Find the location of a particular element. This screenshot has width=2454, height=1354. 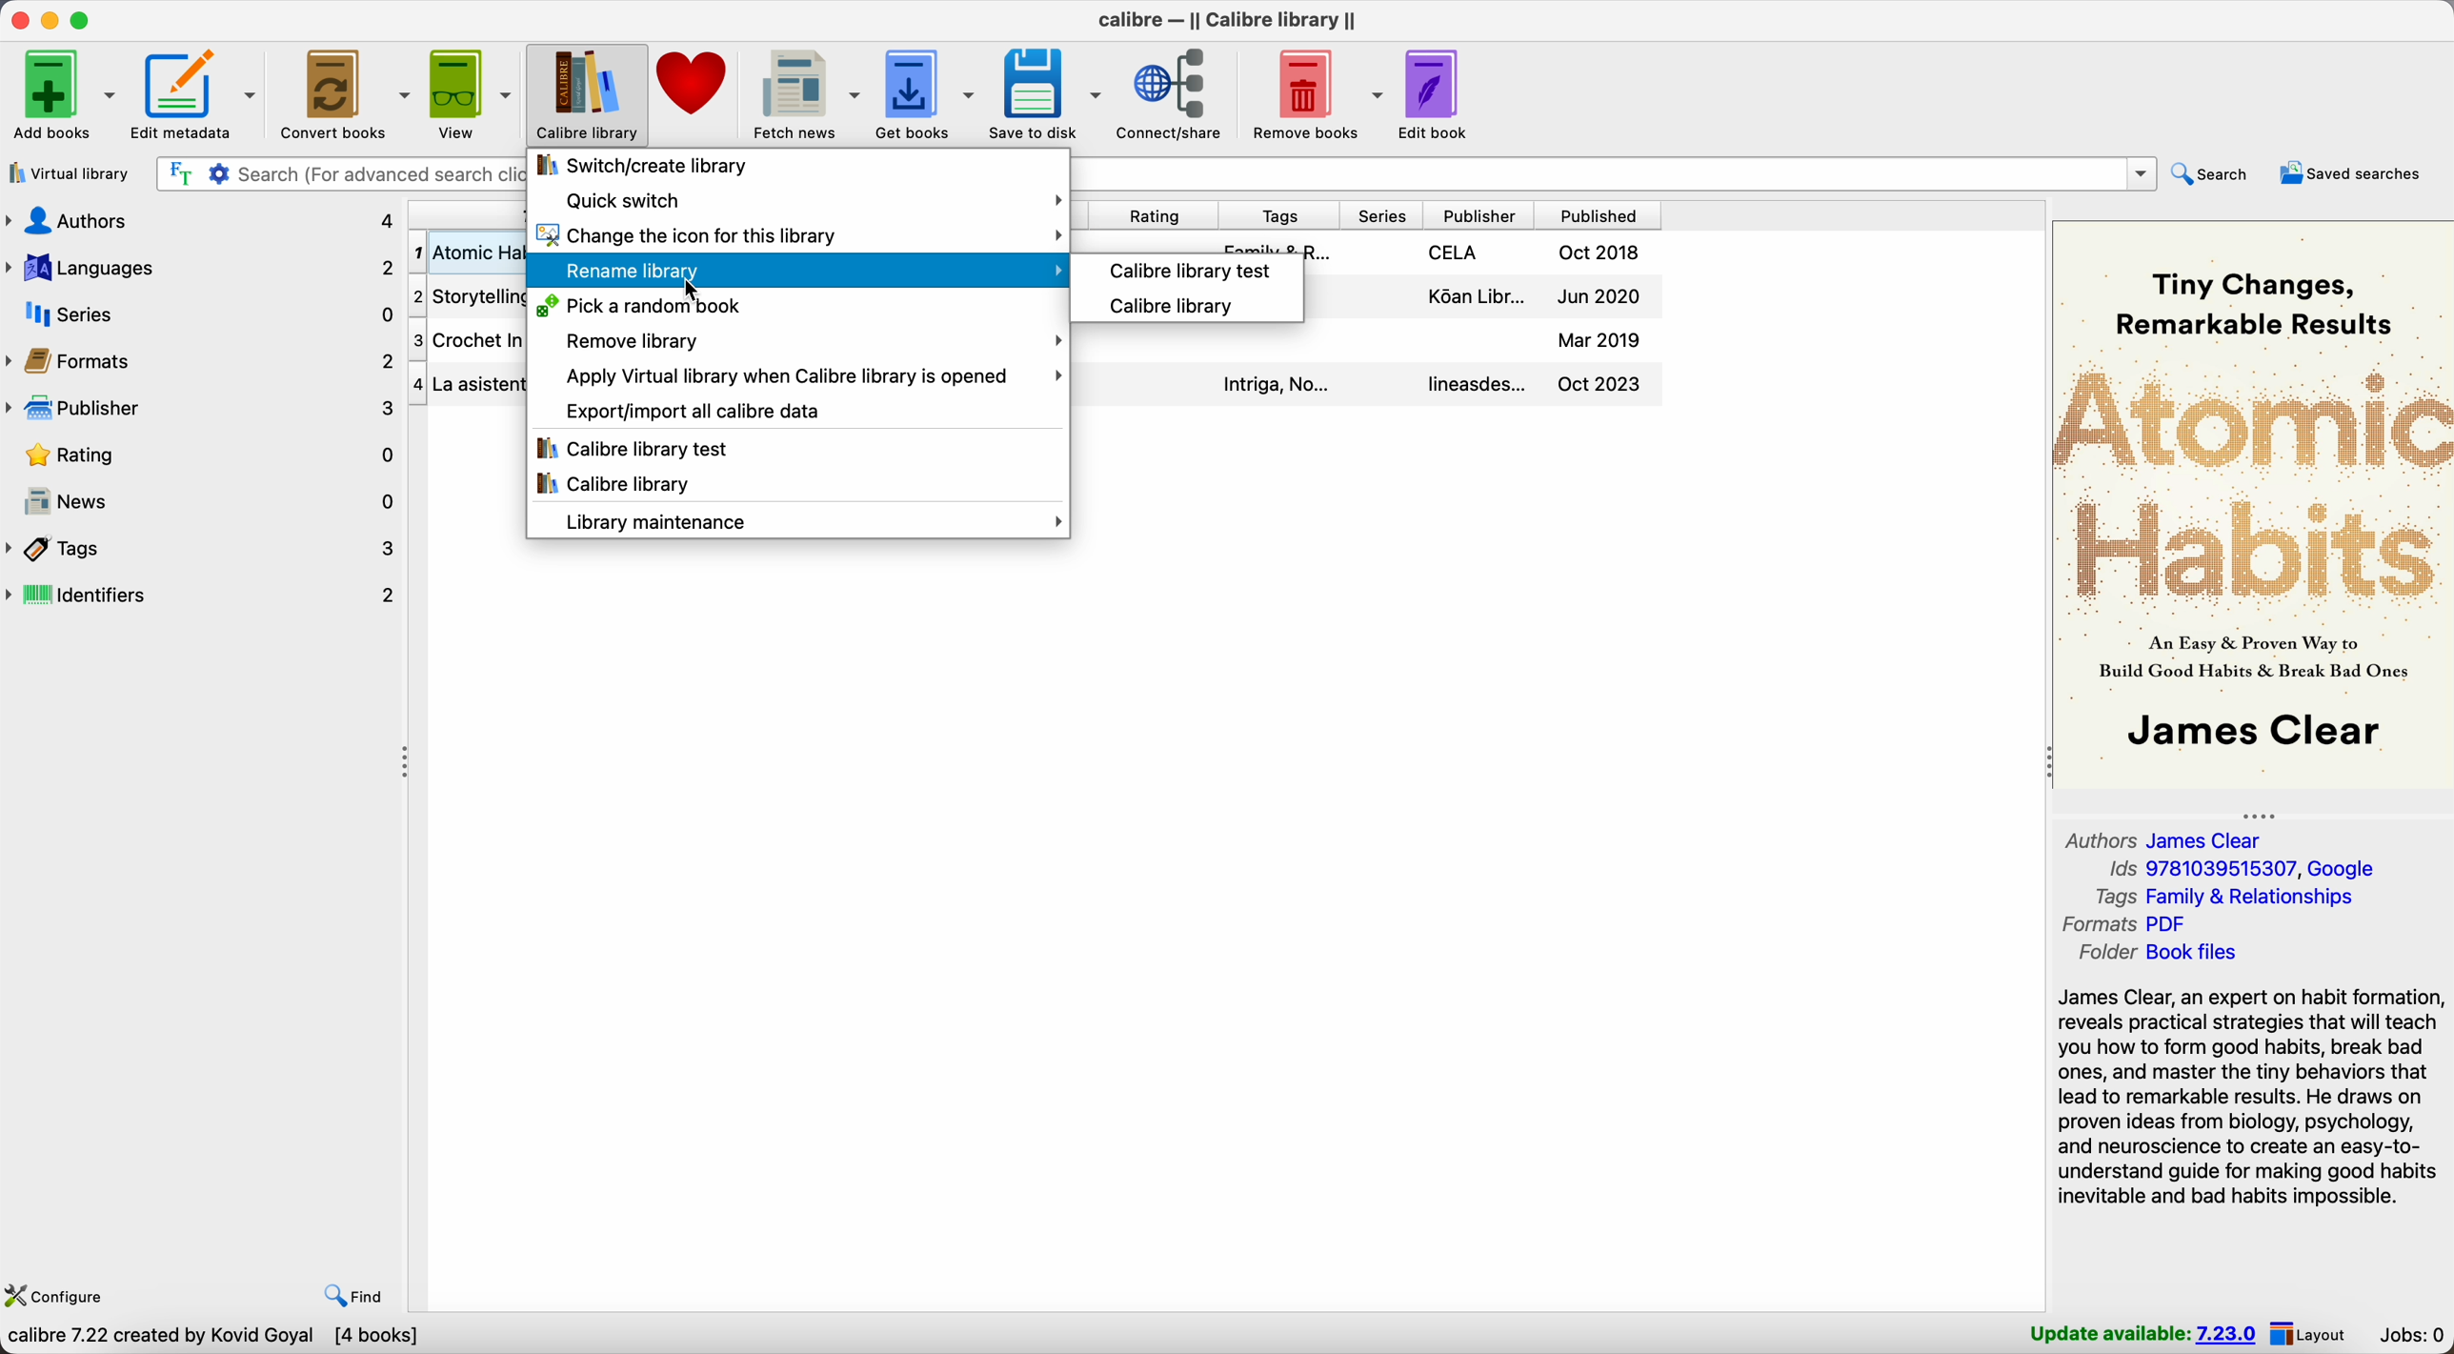

series is located at coordinates (203, 313).